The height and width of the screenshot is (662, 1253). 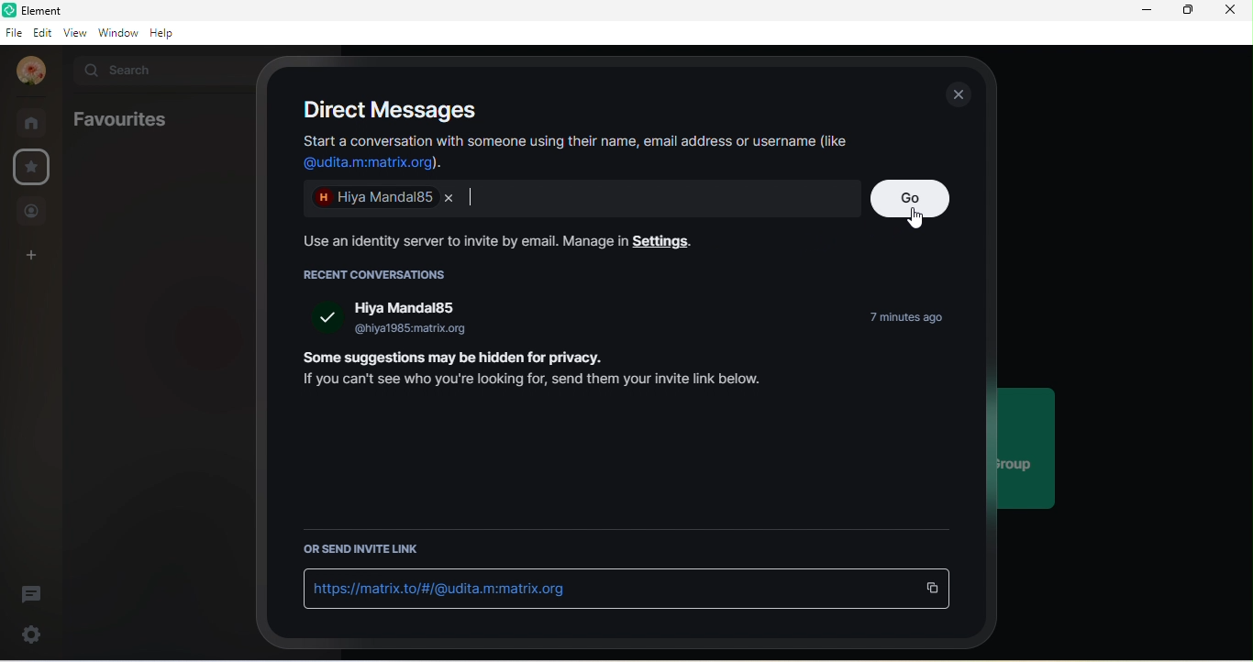 I want to click on view, so click(x=75, y=32).